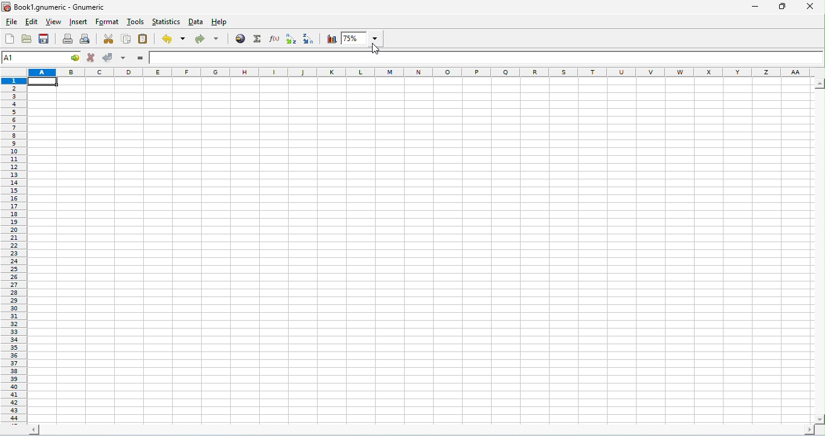 The image size is (825, 436). What do you see at coordinates (140, 58) in the screenshot?
I see `=` at bounding box center [140, 58].